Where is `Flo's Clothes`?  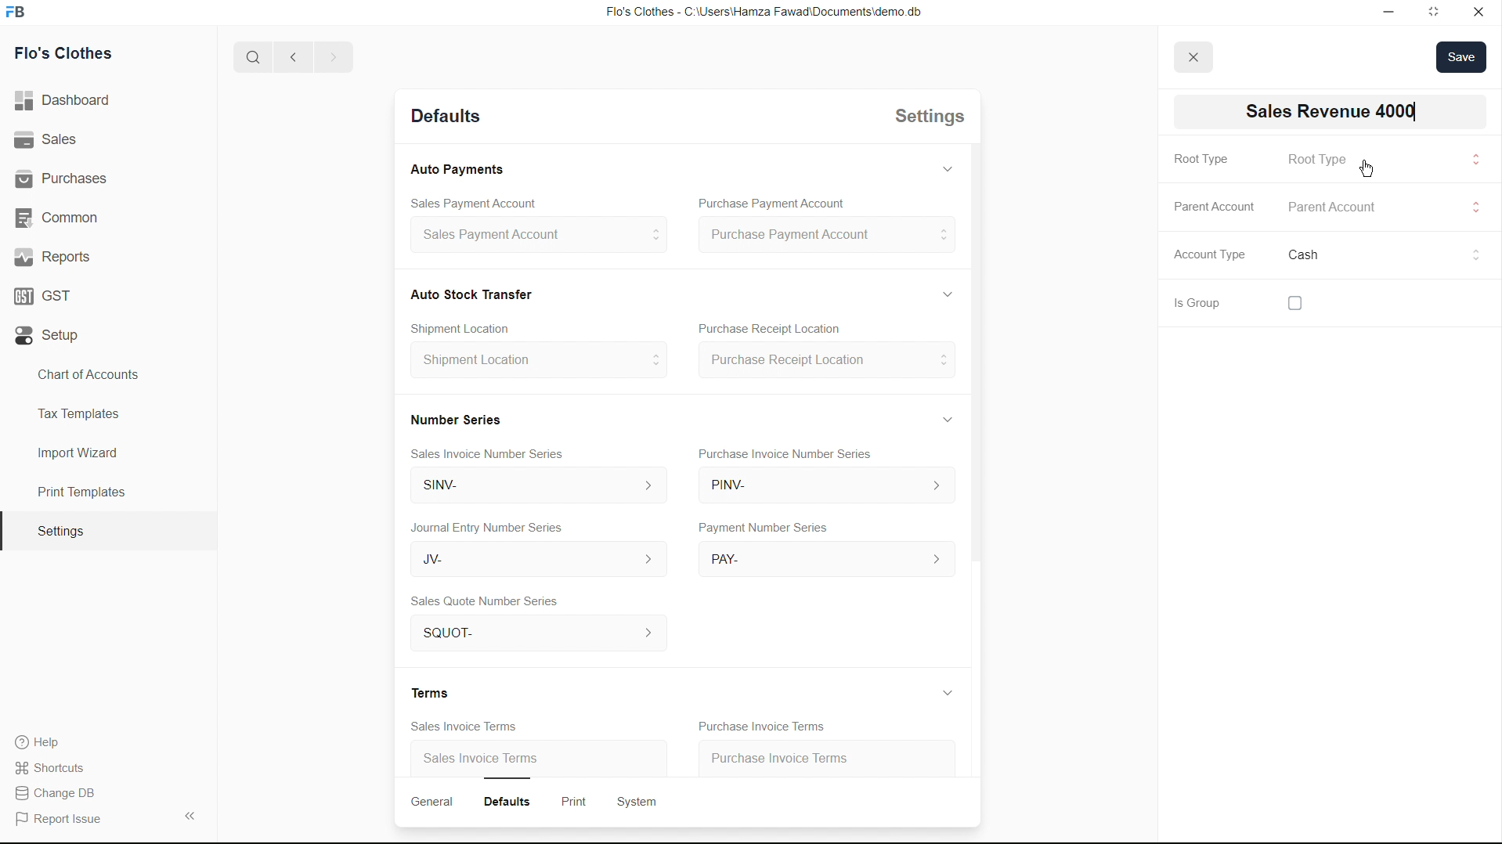 Flo's Clothes is located at coordinates (70, 56).